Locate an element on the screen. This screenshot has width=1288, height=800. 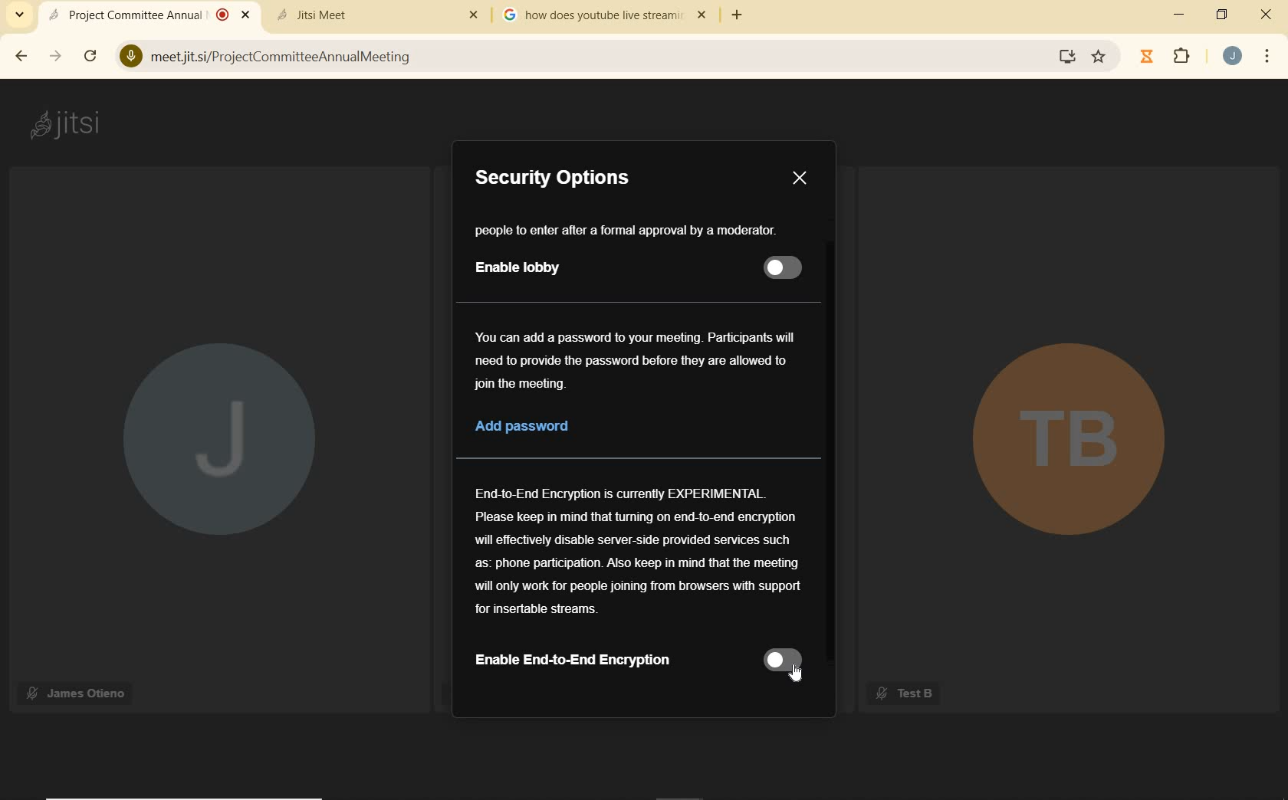
slider is located at coordinates (784, 265).